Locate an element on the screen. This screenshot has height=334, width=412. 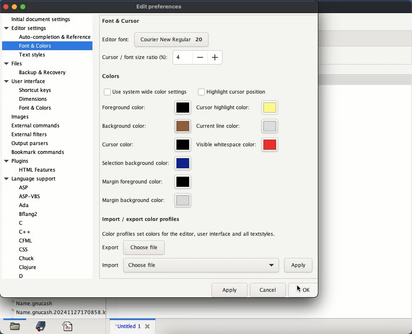
name.gnucash is located at coordinates (33, 303).